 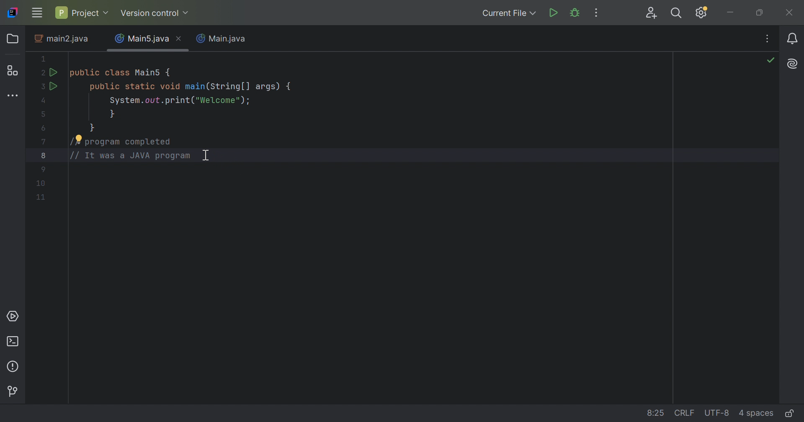 What do you see at coordinates (142, 37) in the screenshot?
I see `Main5.java` at bounding box center [142, 37].